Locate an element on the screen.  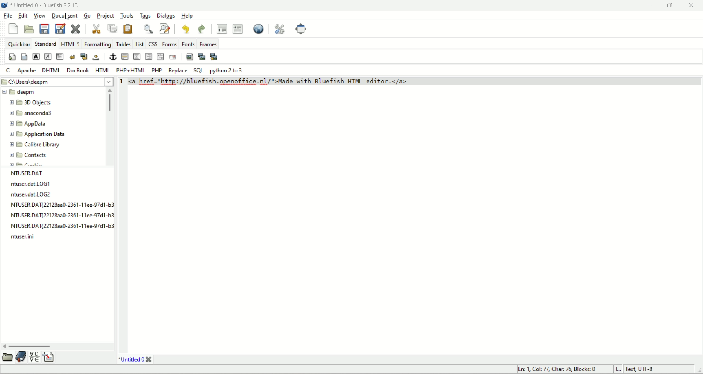
maximize is located at coordinates (670, 6).